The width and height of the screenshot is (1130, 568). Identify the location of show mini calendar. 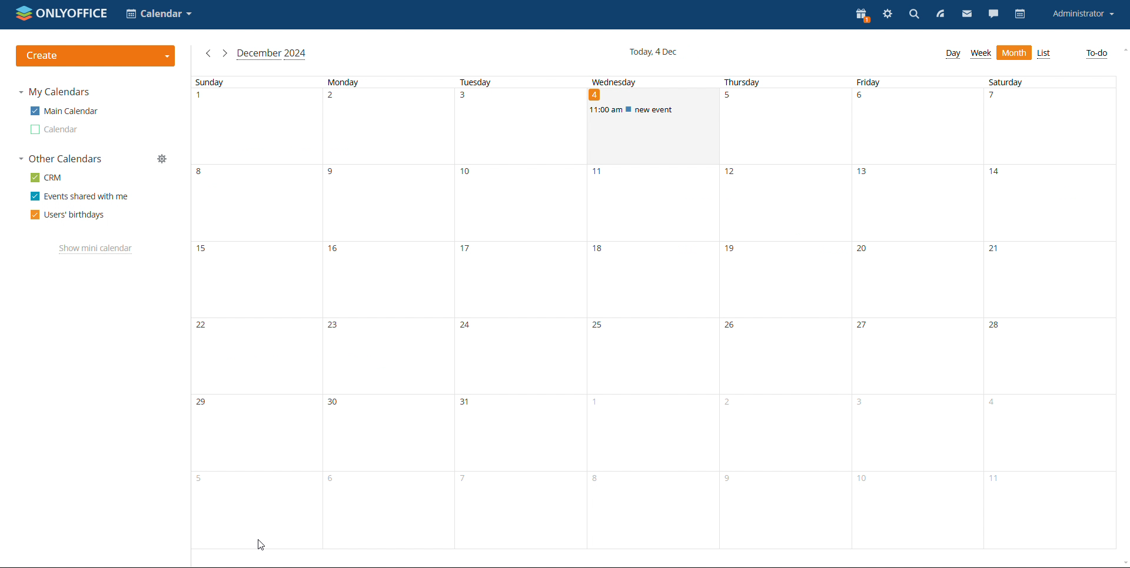
(95, 249).